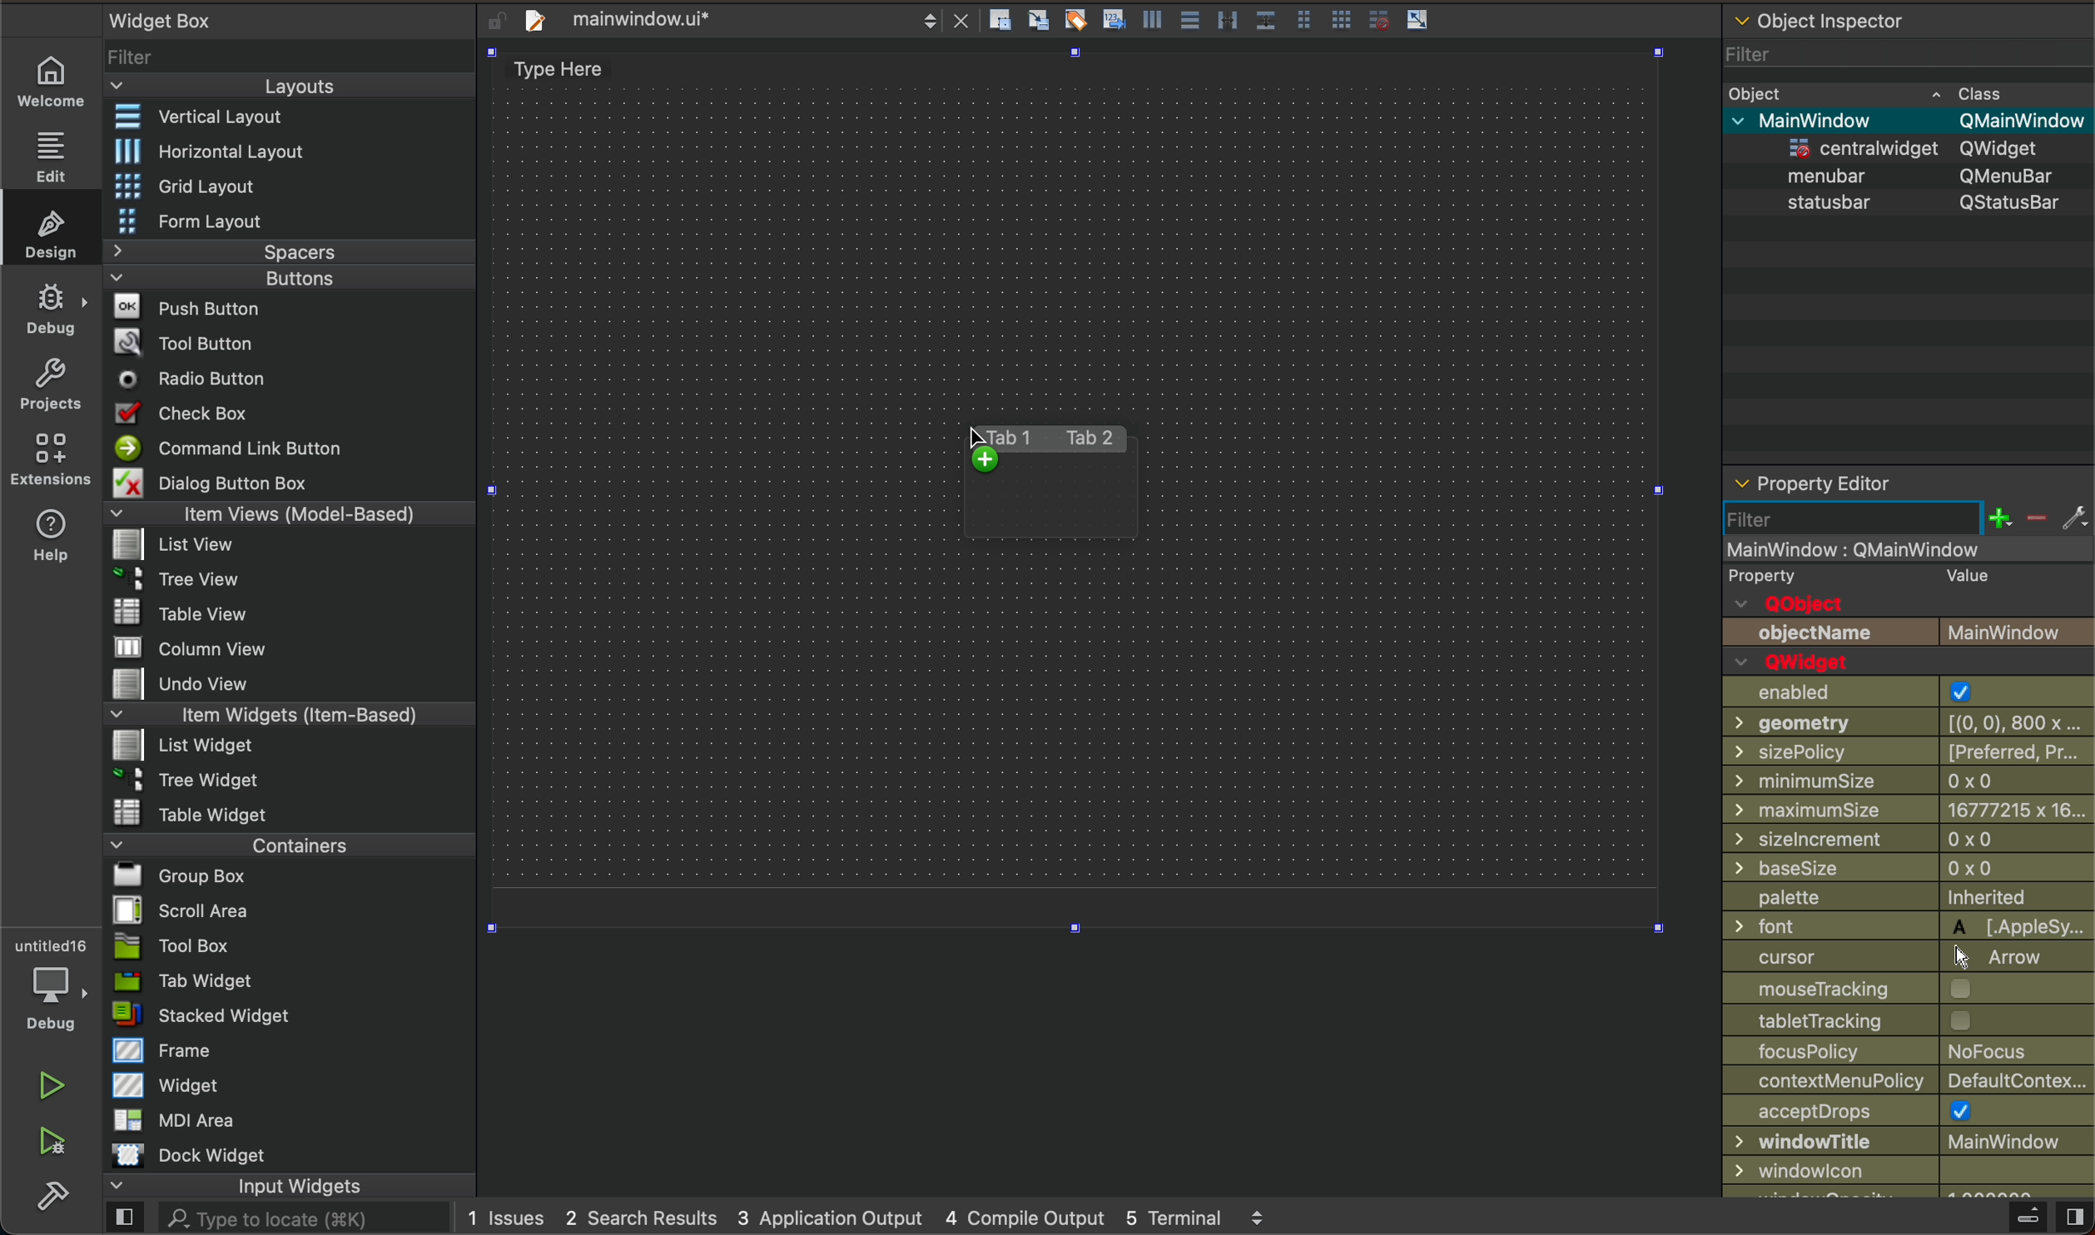 The width and height of the screenshot is (2095, 1235). What do you see at coordinates (155, 21) in the screenshot?
I see `Widget Box` at bounding box center [155, 21].